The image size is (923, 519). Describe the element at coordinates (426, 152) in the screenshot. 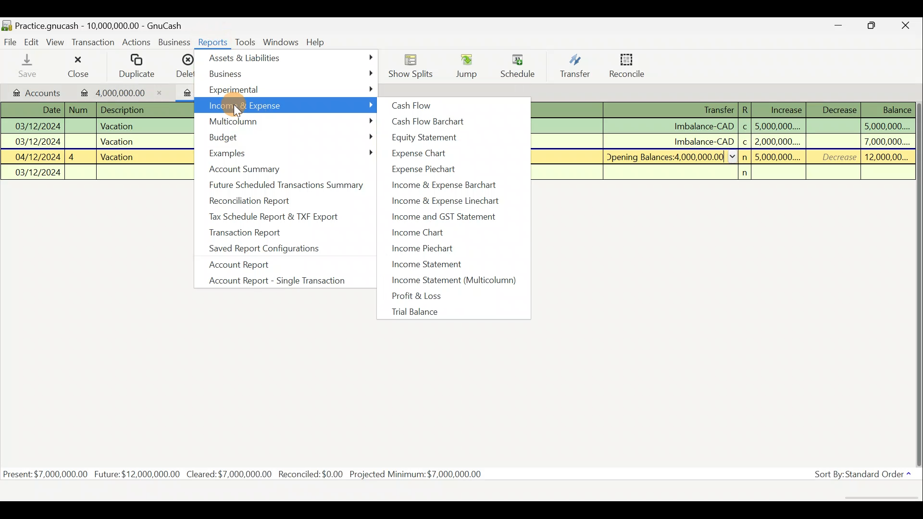

I see `Expense chart` at that location.